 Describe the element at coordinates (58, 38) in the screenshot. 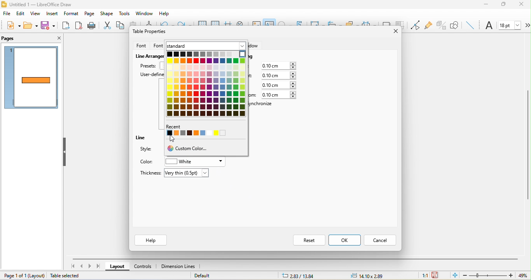

I see `close` at that location.